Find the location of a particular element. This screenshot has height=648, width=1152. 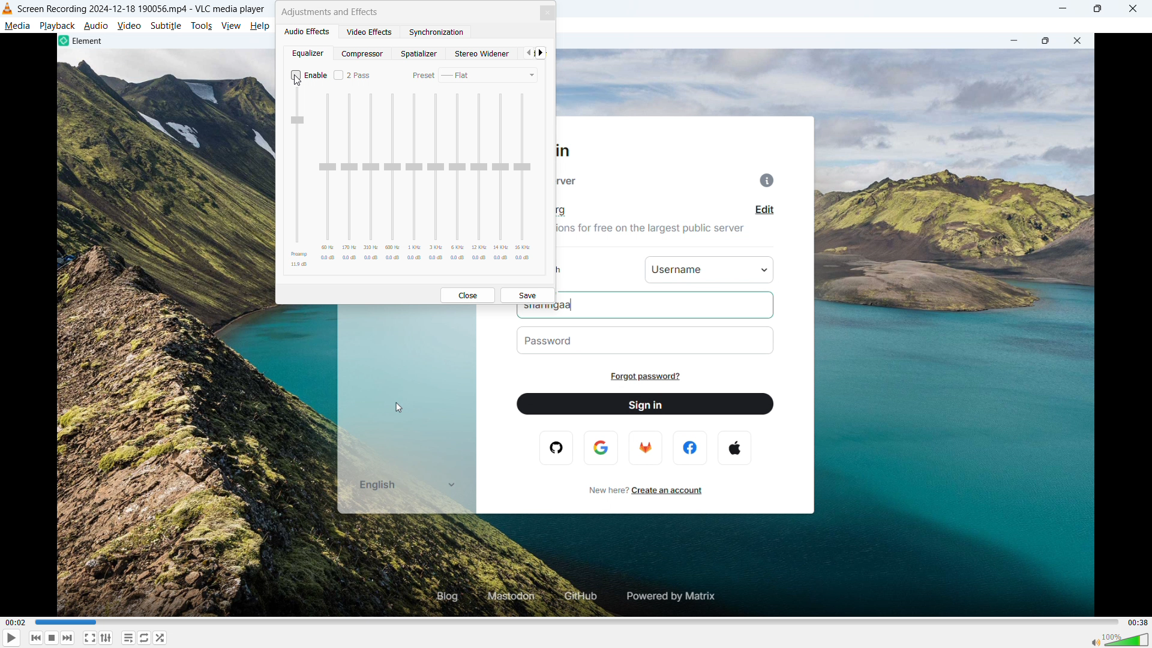

synchronization  is located at coordinates (437, 32).